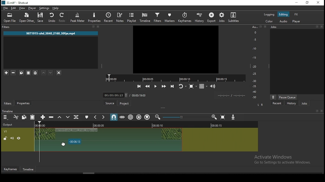 The height and width of the screenshot is (182, 325). I want to click on copy, so click(24, 117).